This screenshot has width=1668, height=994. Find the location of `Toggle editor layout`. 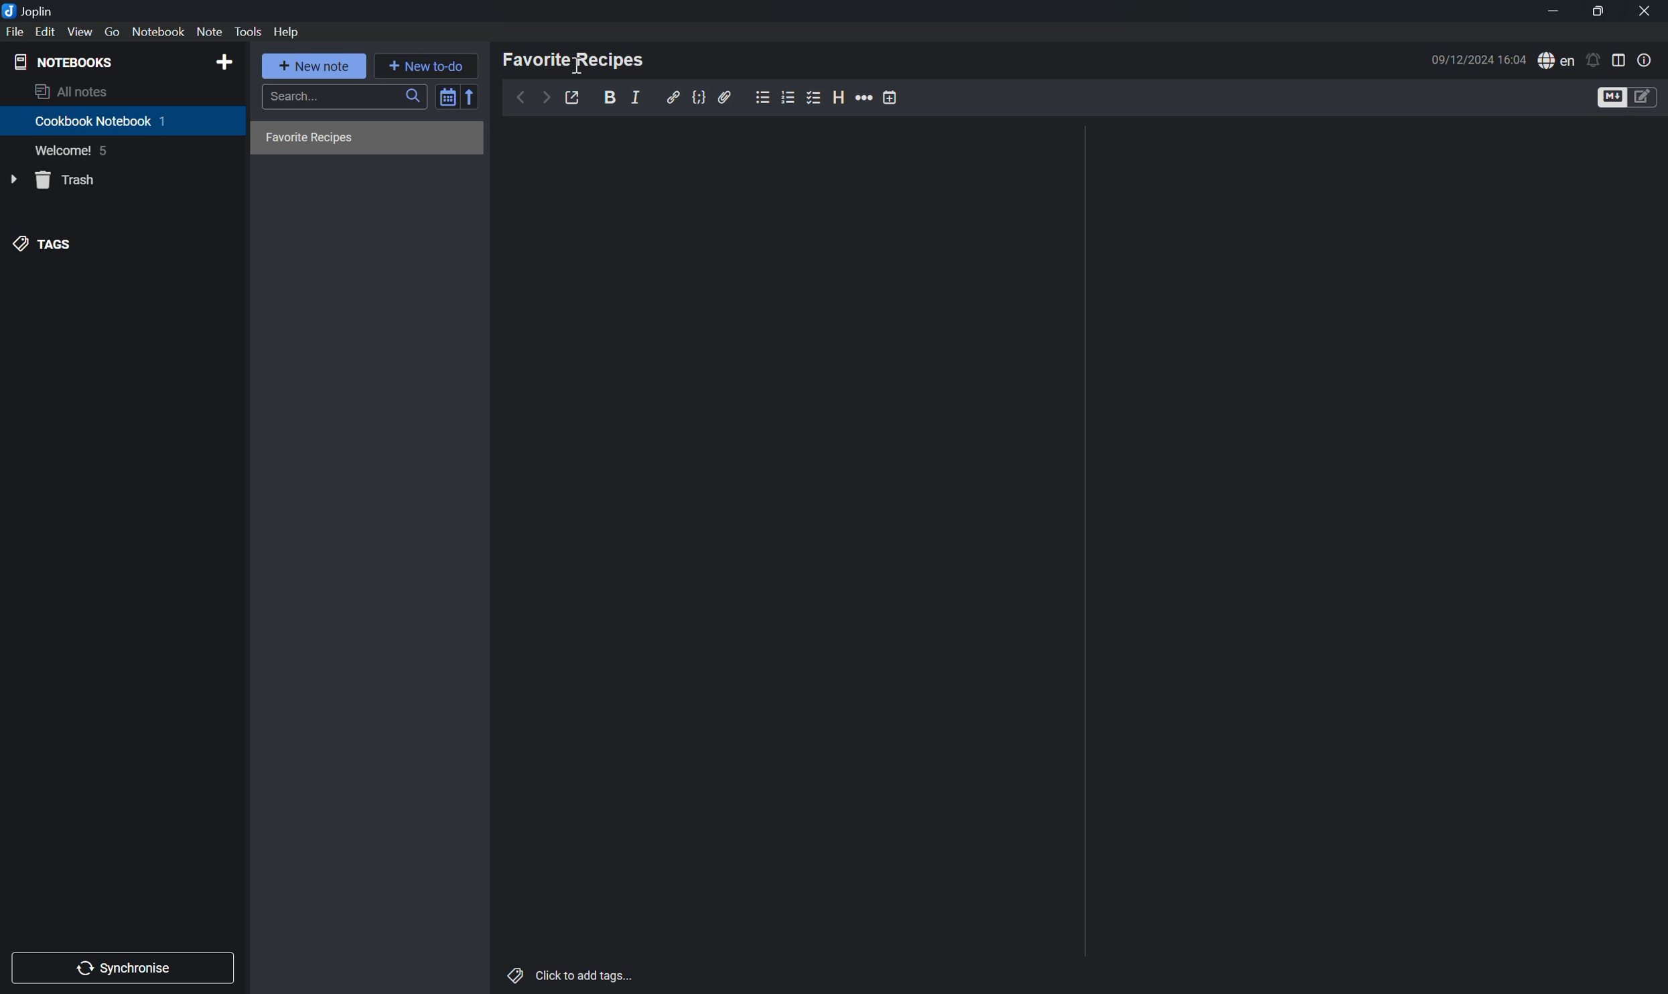

Toggle editor layout is located at coordinates (1622, 60).